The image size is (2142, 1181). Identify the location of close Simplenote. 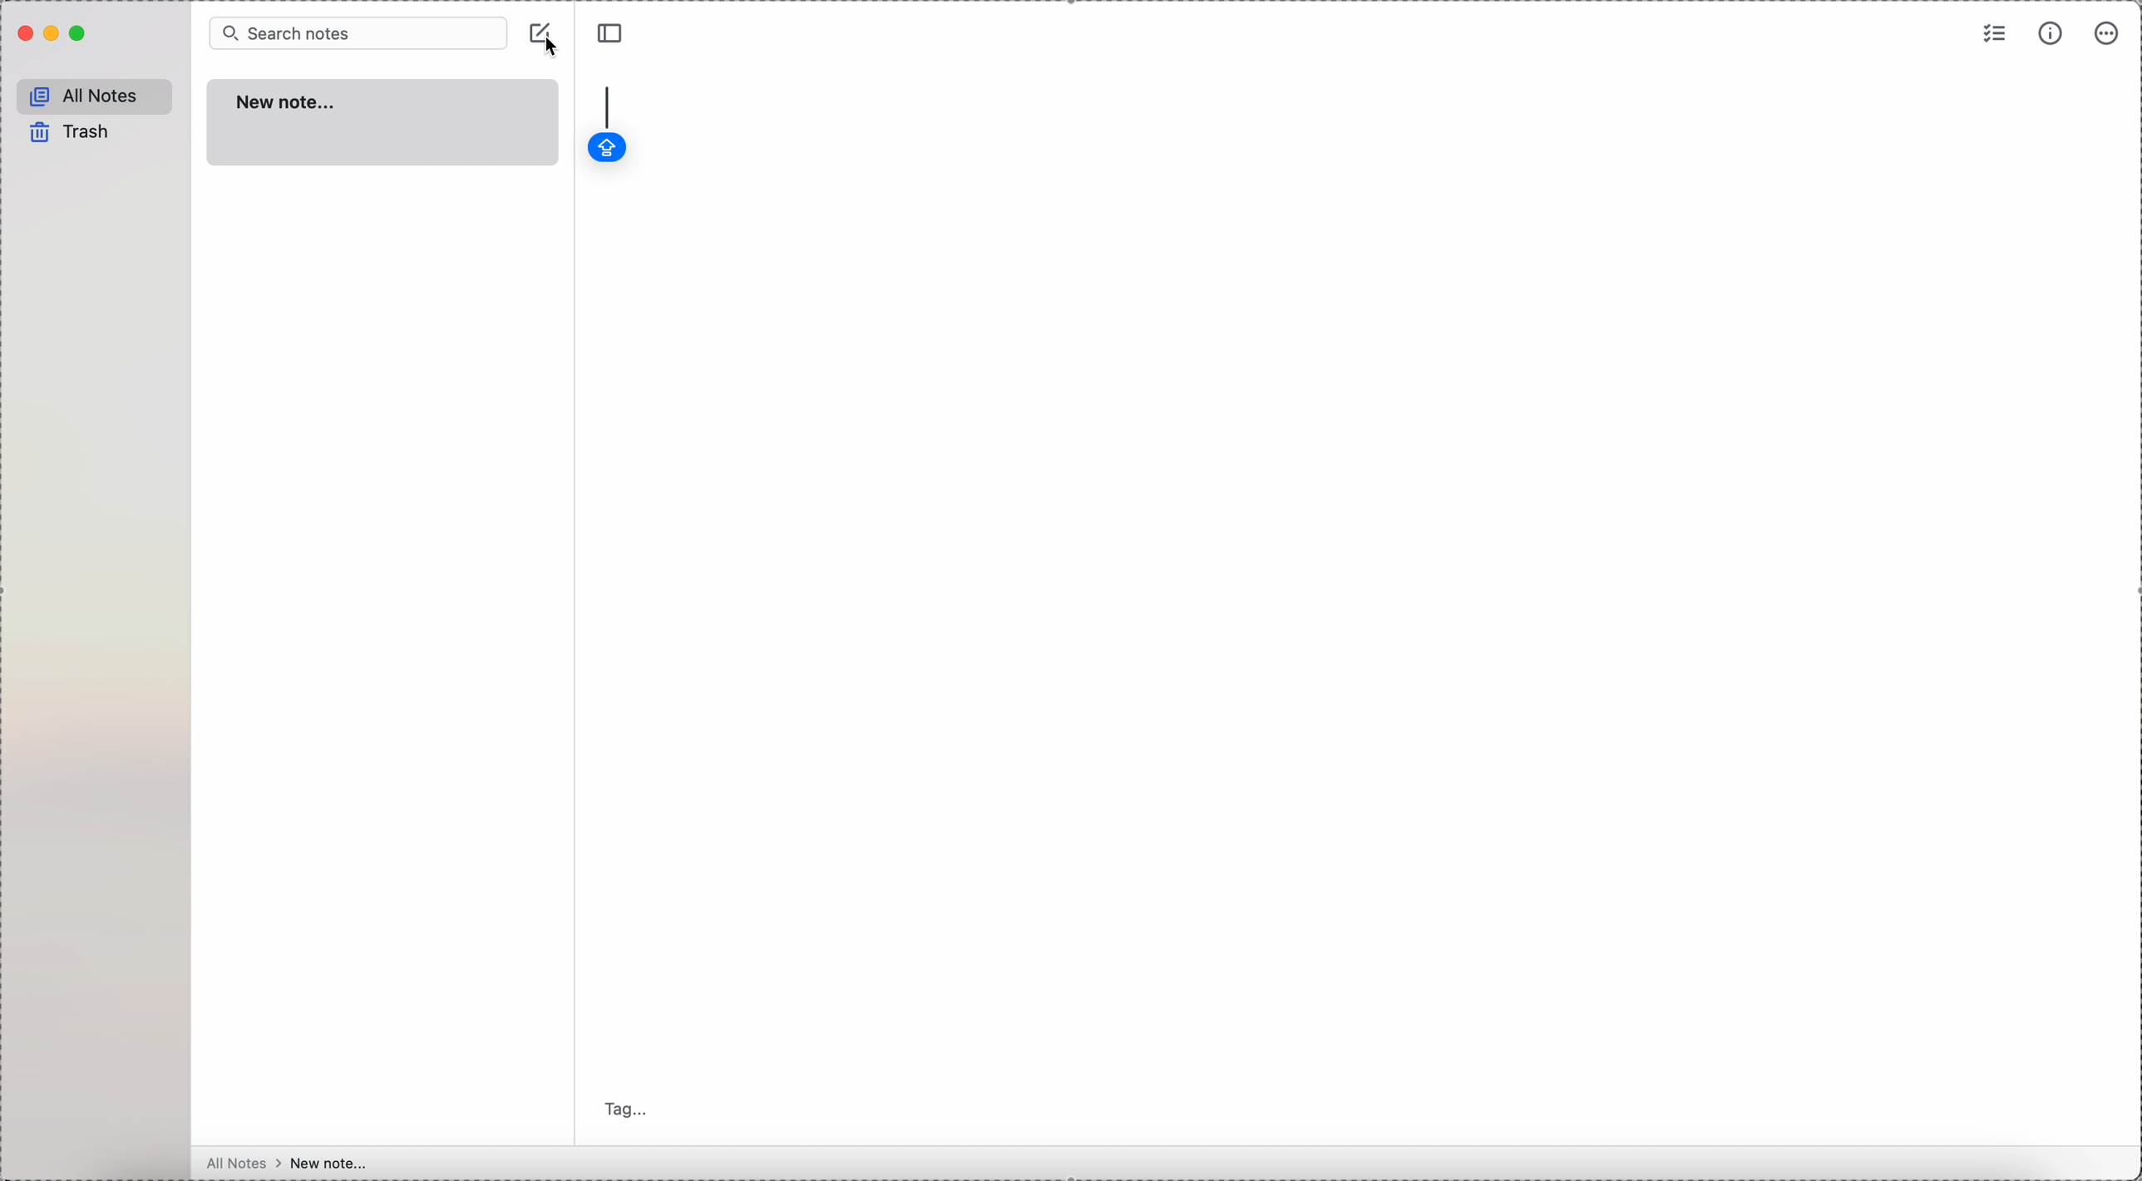
(23, 34).